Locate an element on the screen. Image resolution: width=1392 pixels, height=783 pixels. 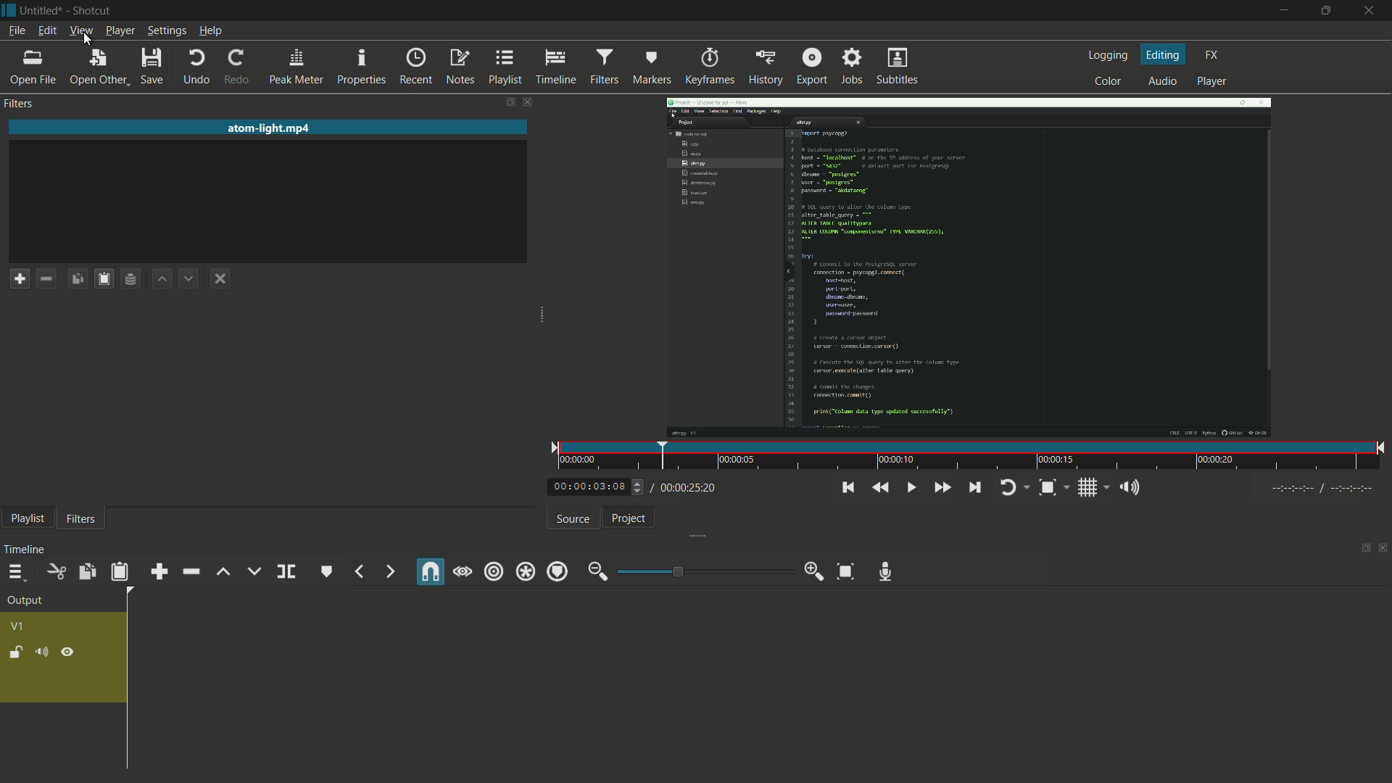
player is located at coordinates (120, 30).